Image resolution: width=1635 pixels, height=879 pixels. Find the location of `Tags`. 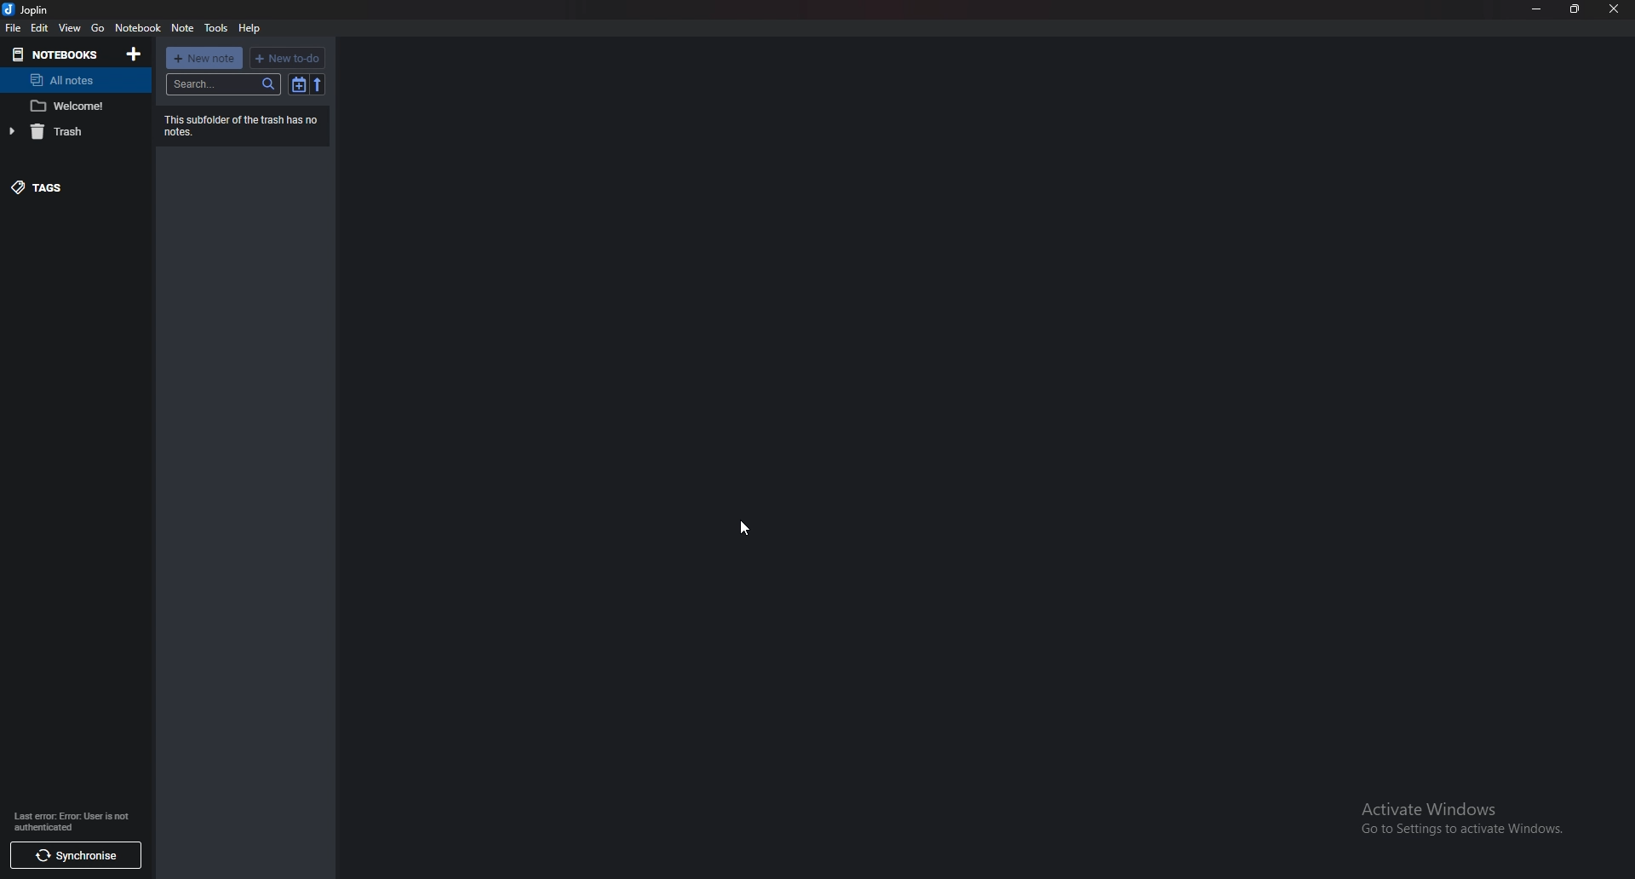

Tags is located at coordinates (65, 187).